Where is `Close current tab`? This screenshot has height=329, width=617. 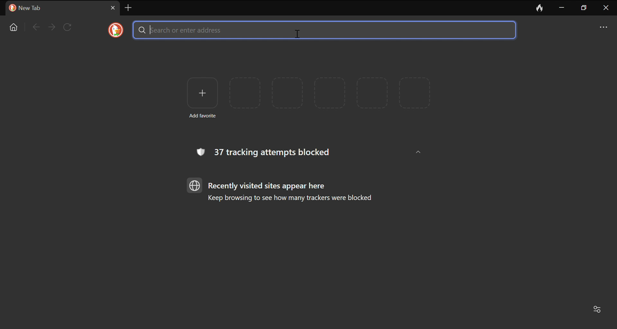
Close current tab is located at coordinates (113, 8).